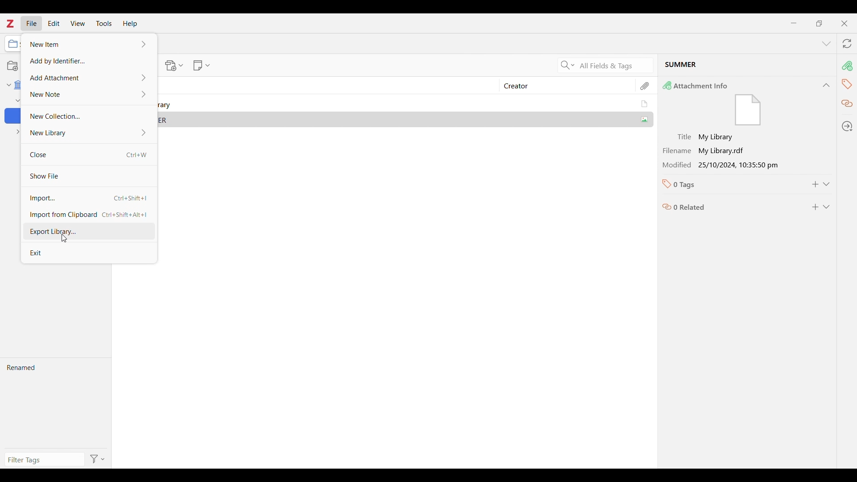 This screenshot has height=482, width=857. What do you see at coordinates (827, 184) in the screenshot?
I see `Expand` at bounding box center [827, 184].